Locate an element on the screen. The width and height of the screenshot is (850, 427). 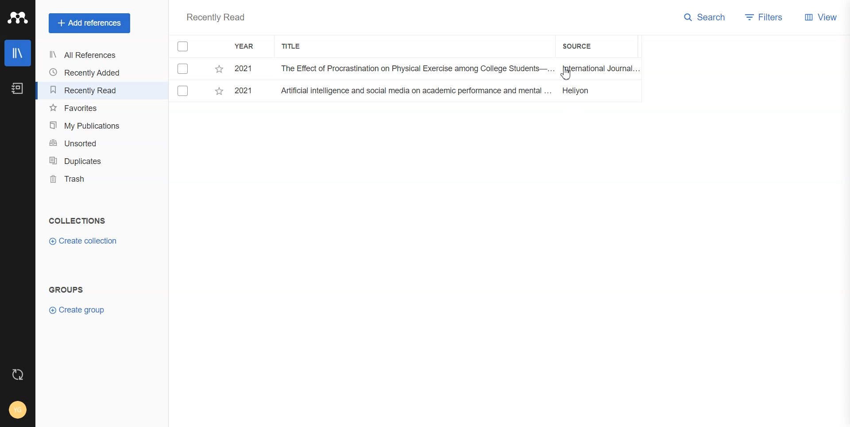
Auto sync is located at coordinates (16, 374).